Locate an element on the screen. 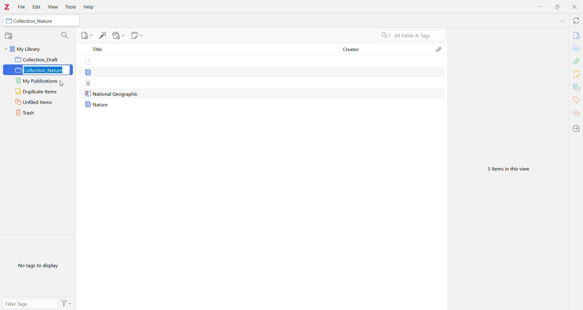  Locate is located at coordinates (576, 128).